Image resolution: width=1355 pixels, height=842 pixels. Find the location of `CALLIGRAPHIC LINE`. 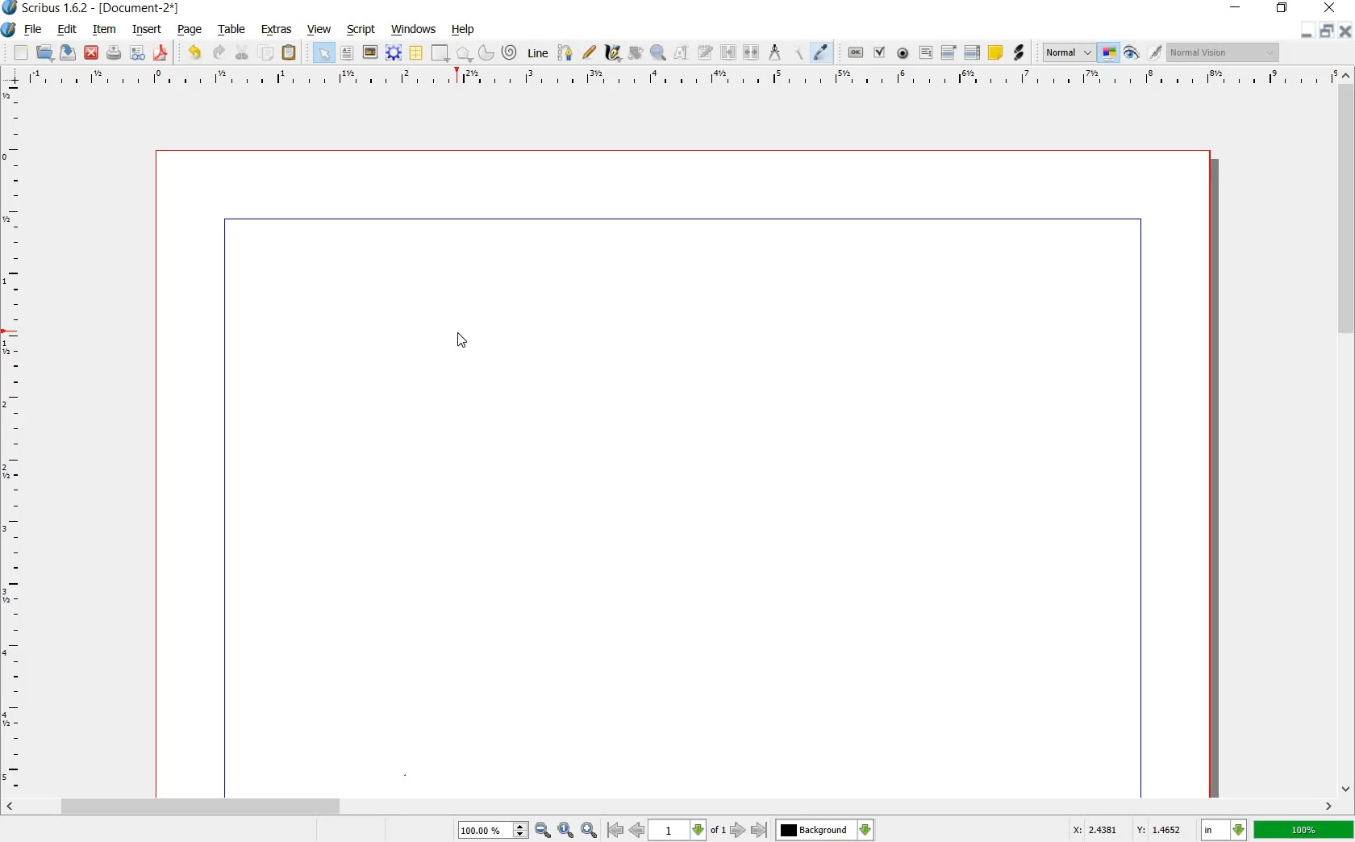

CALLIGRAPHIC LINE is located at coordinates (611, 52).